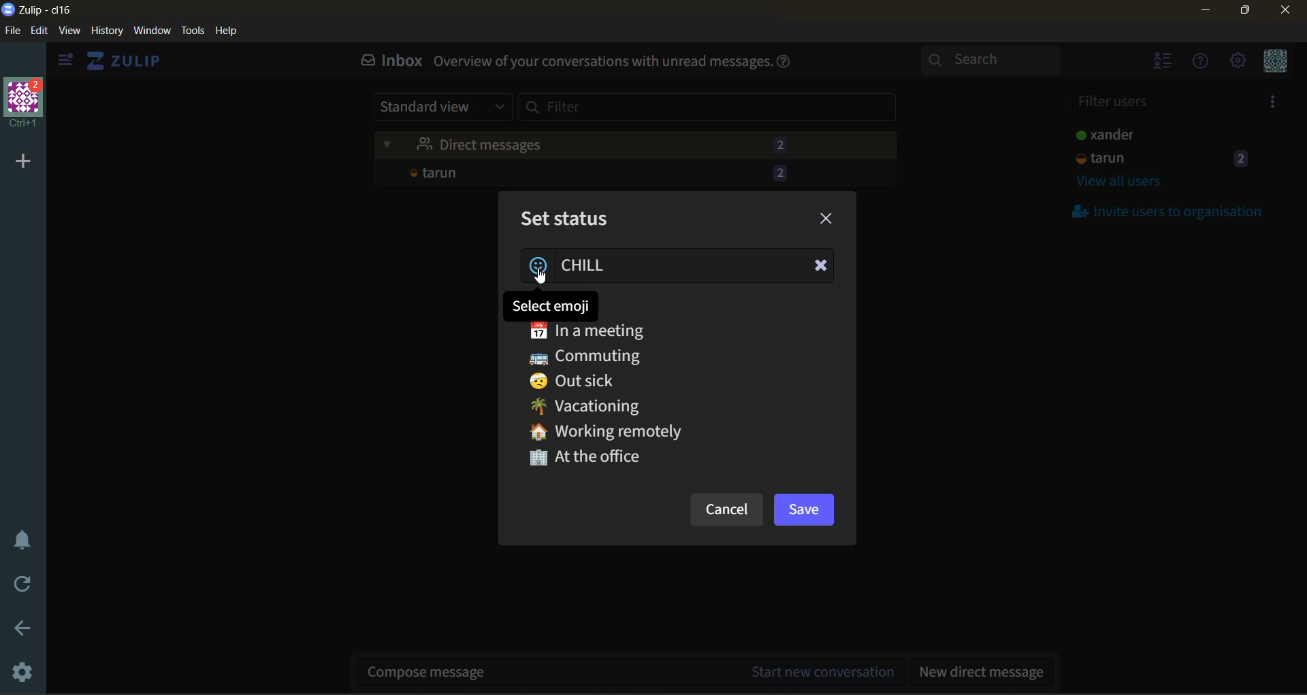  What do you see at coordinates (604, 405) in the screenshot?
I see `Vacationing` at bounding box center [604, 405].